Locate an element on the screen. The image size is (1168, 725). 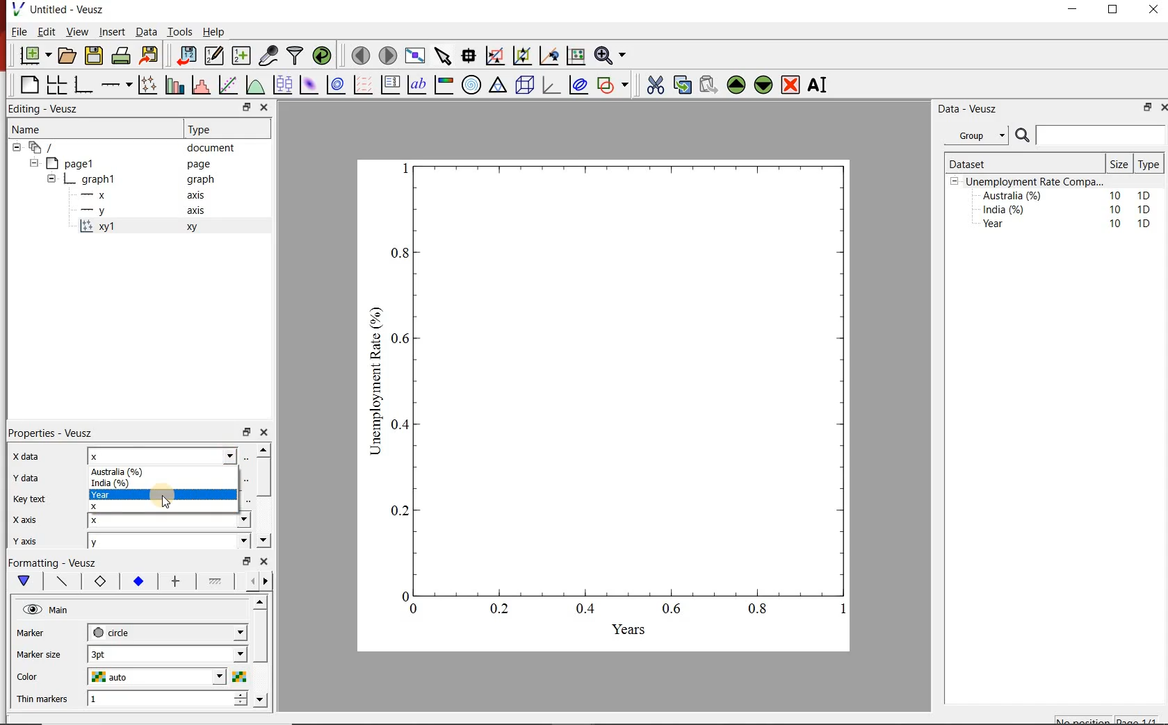
error bar line is located at coordinates (177, 581).